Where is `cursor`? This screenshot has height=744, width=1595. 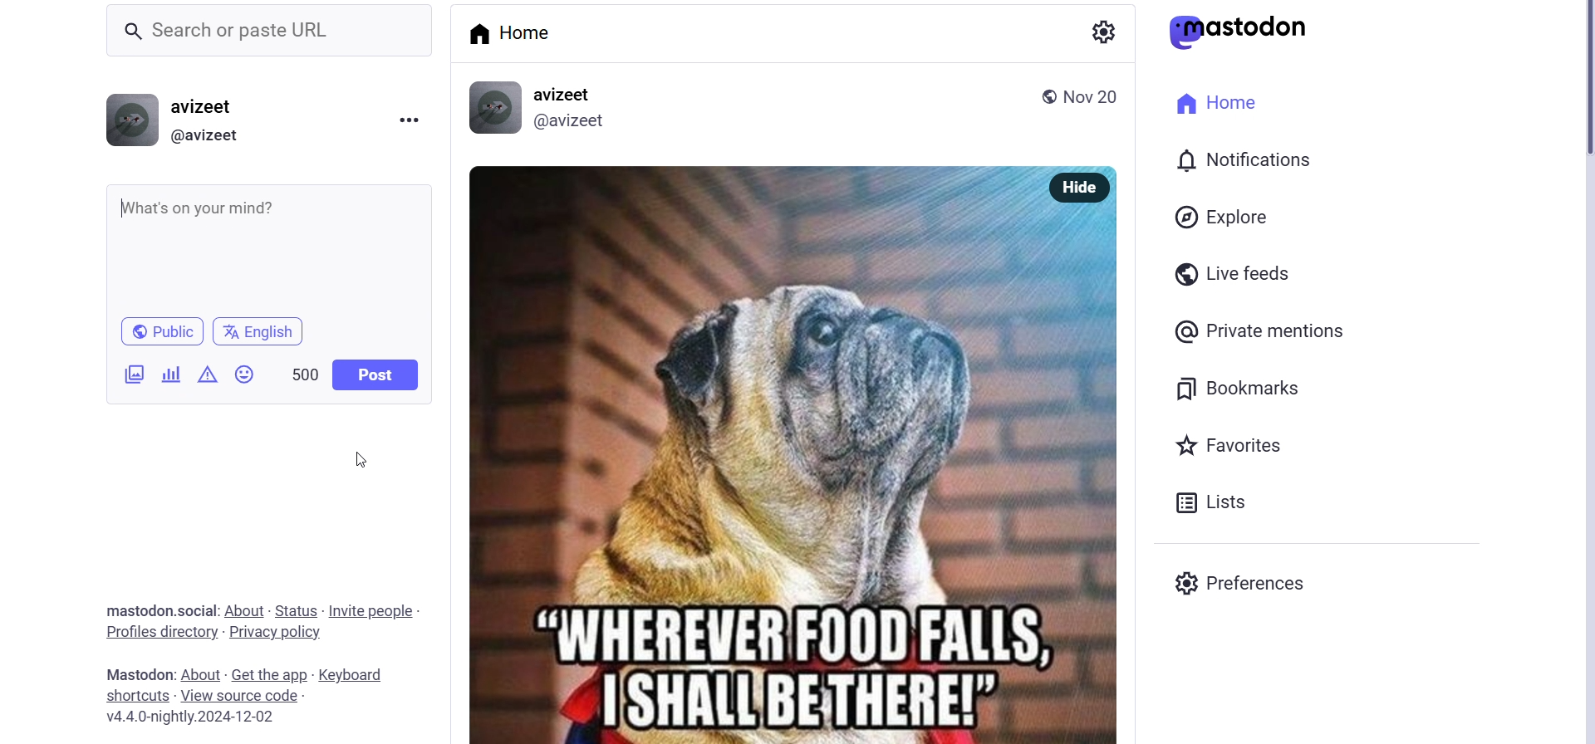
cursor is located at coordinates (354, 463).